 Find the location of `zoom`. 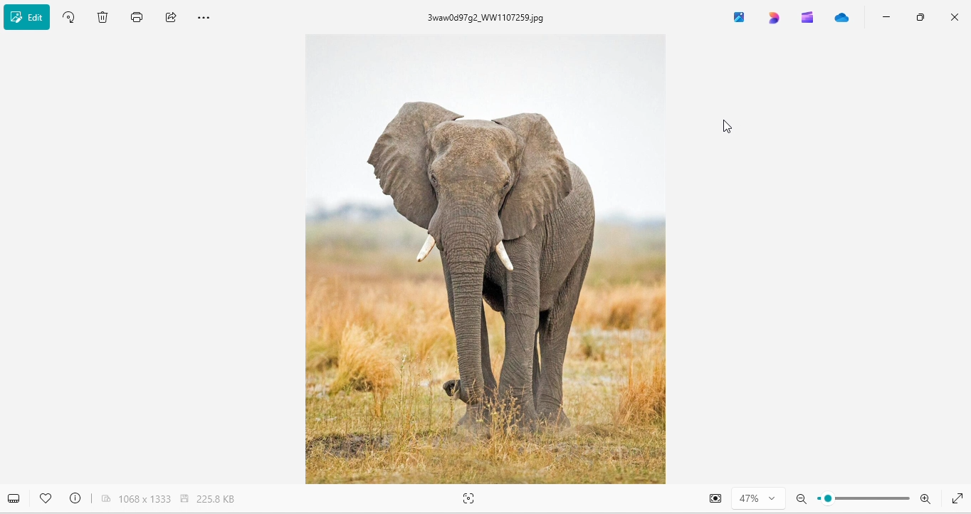

zoom is located at coordinates (868, 498).